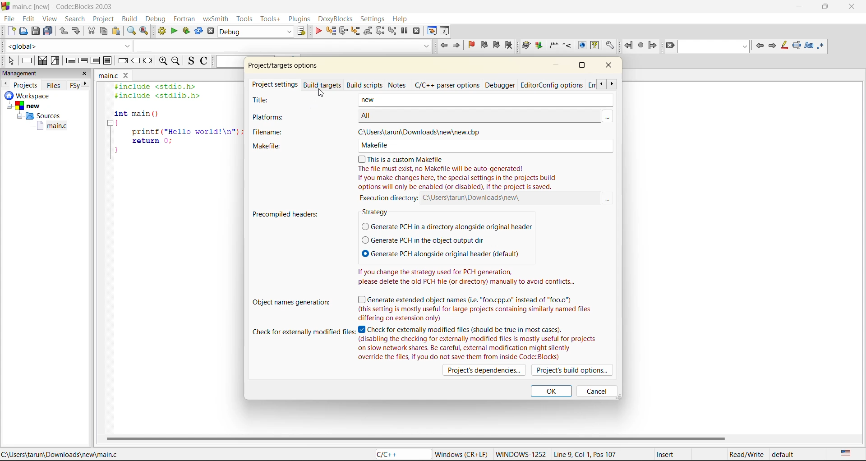  I want to click on step into instruction, so click(393, 31).